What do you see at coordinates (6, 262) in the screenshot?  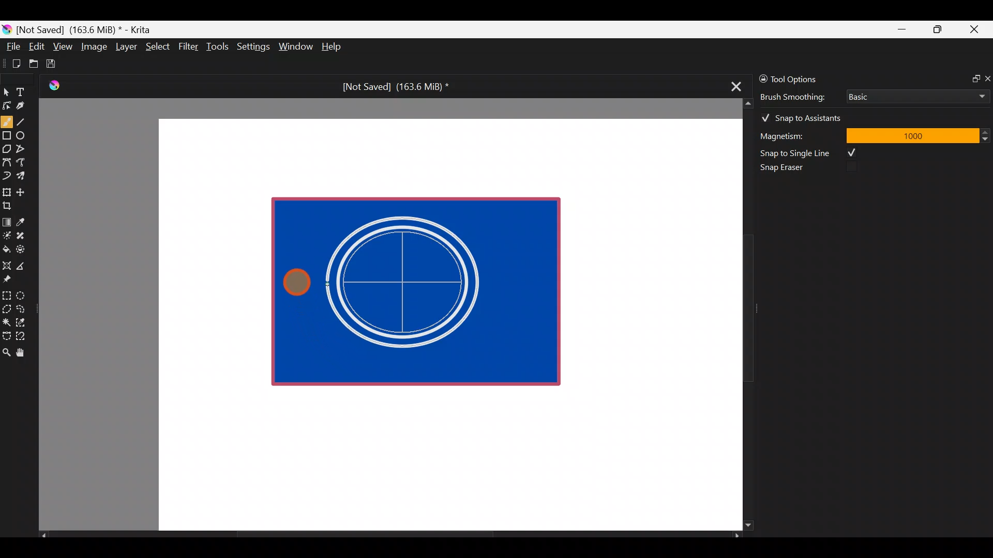 I see `Assistant tool` at bounding box center [6, 262].